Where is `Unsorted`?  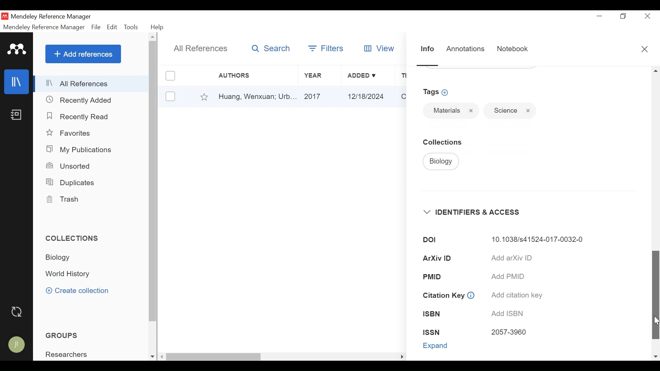
Unsorted is located at coordinates (69, 166).